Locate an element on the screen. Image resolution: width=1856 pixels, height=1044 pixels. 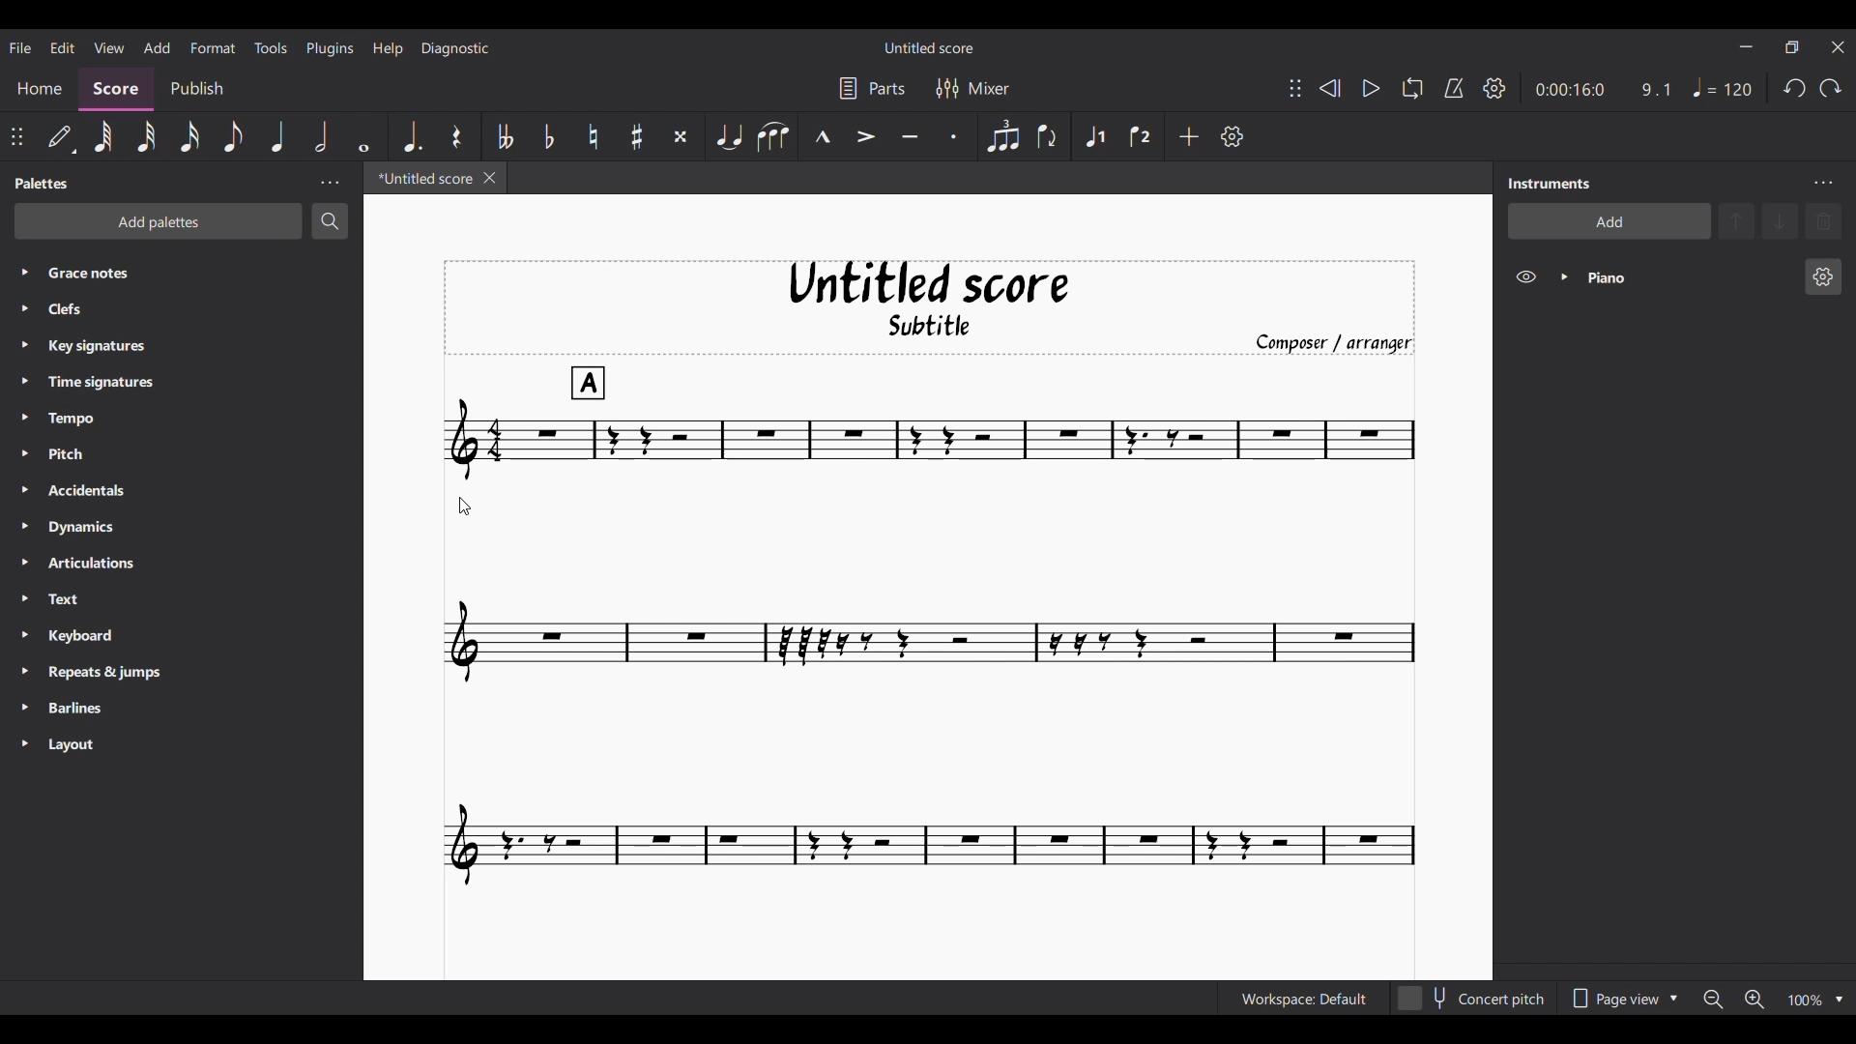
Expand instrument is located at coordinates (1564, 277).